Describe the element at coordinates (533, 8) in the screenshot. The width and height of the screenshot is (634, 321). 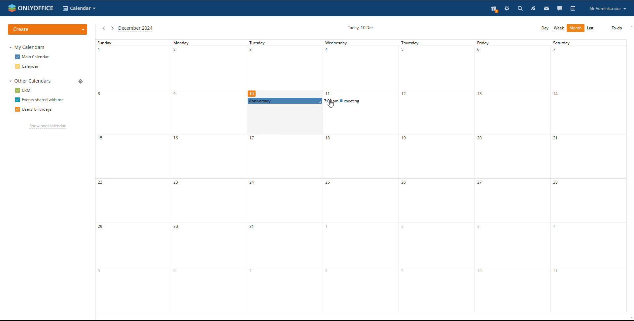
I see `feed` at that location.